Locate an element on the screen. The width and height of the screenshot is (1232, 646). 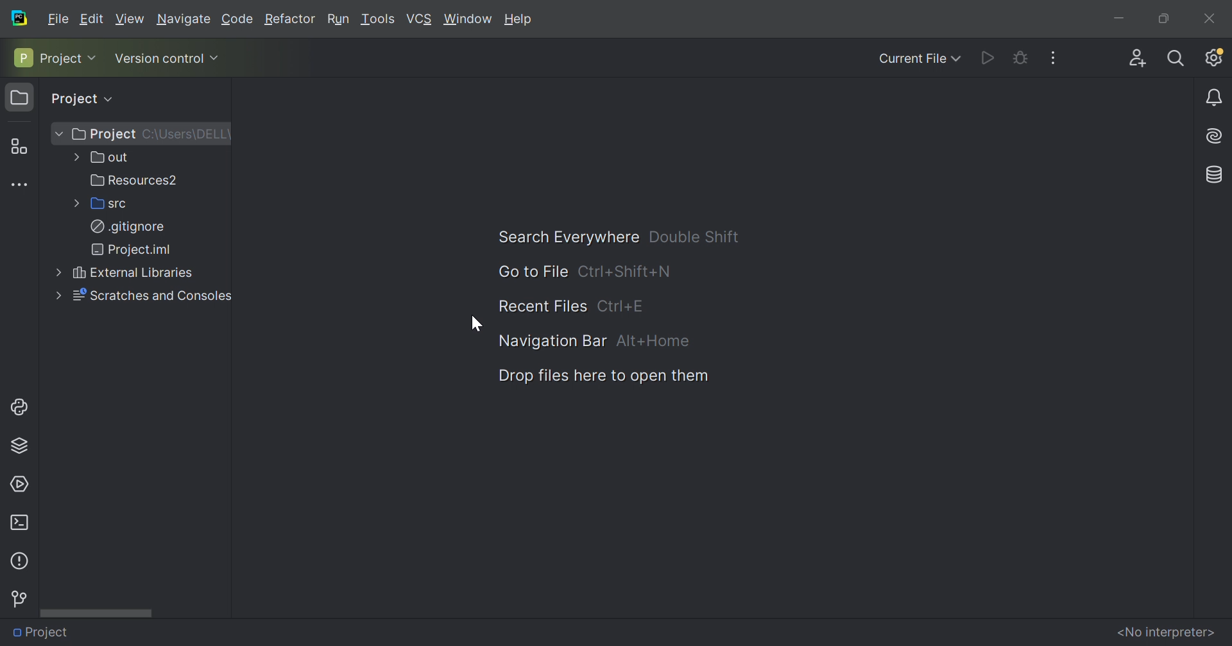
Project.iml is located at coordinates (132, 249).